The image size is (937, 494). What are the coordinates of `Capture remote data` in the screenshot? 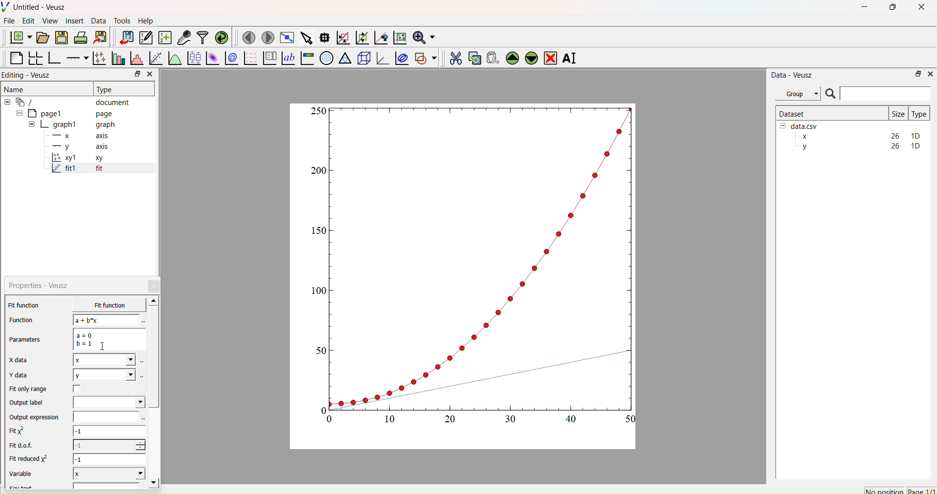 It's located at (184, 38).